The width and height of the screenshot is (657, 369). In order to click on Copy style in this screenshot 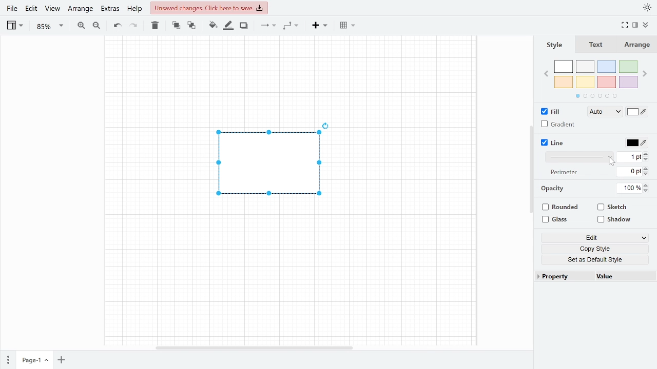, I will do `click(596, 248)`.